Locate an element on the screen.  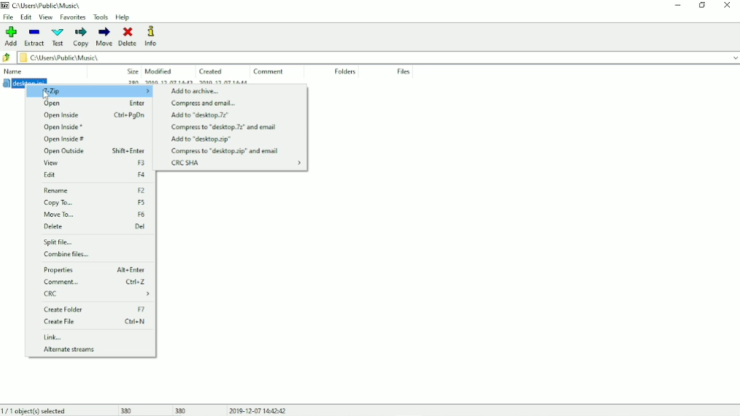
Add to "desktop.7z" is located at coordinates (201, 115).